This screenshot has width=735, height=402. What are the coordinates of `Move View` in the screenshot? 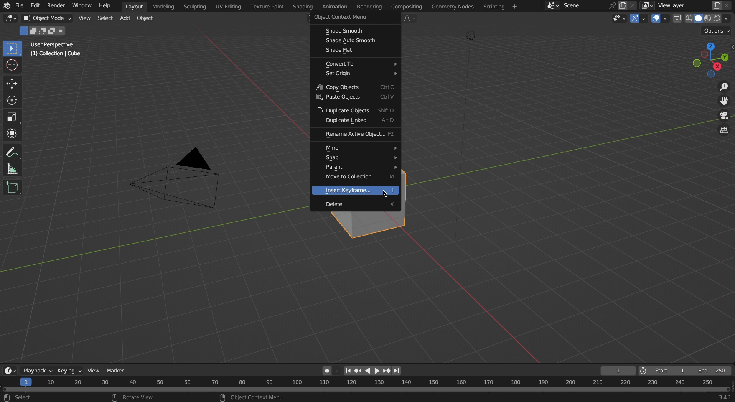 It's located at (723, 102).